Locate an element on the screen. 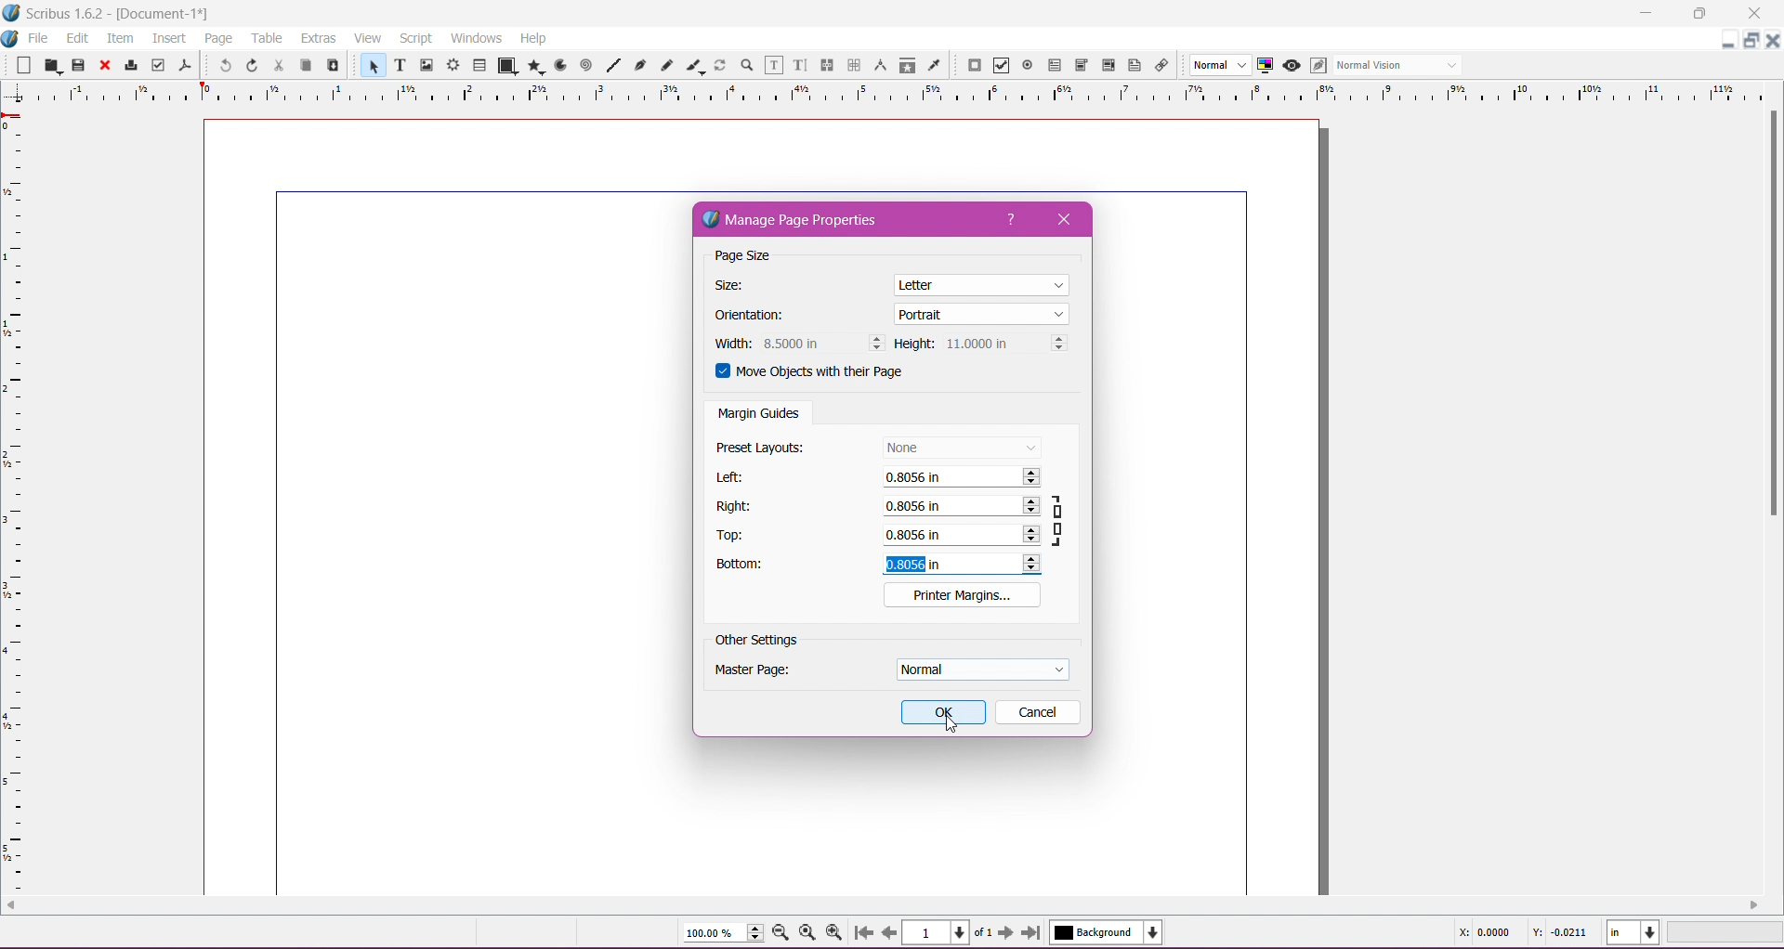  Select the visual appearance of the display is located at coordinates (1401, 66).